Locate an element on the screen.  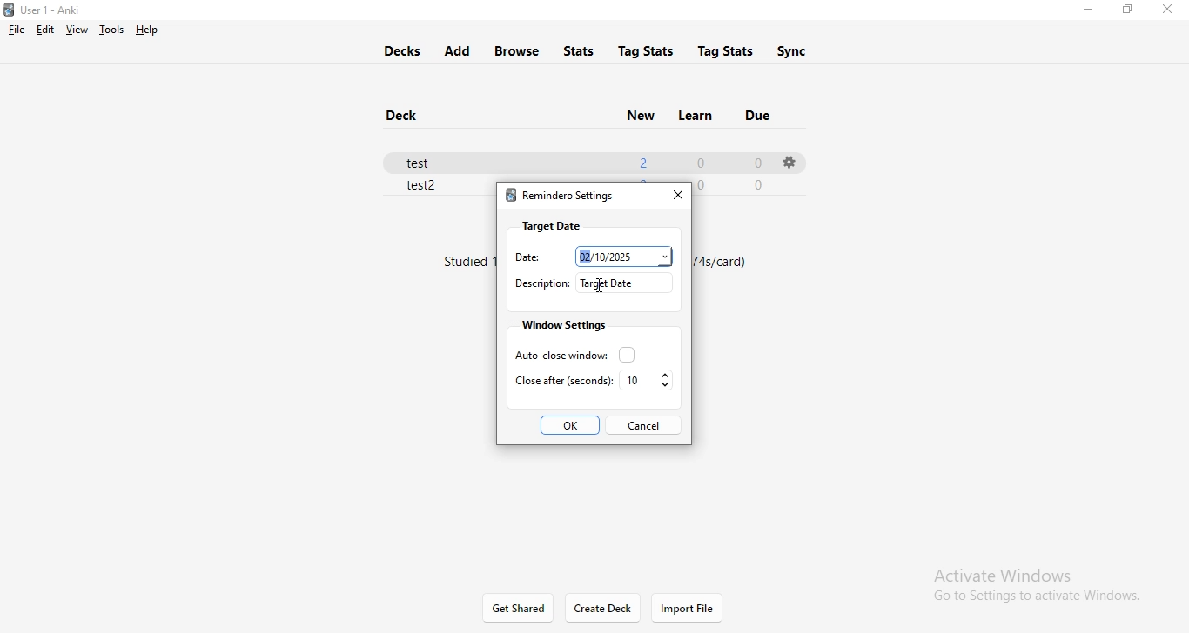
ok is located at coordinates (572, 426).